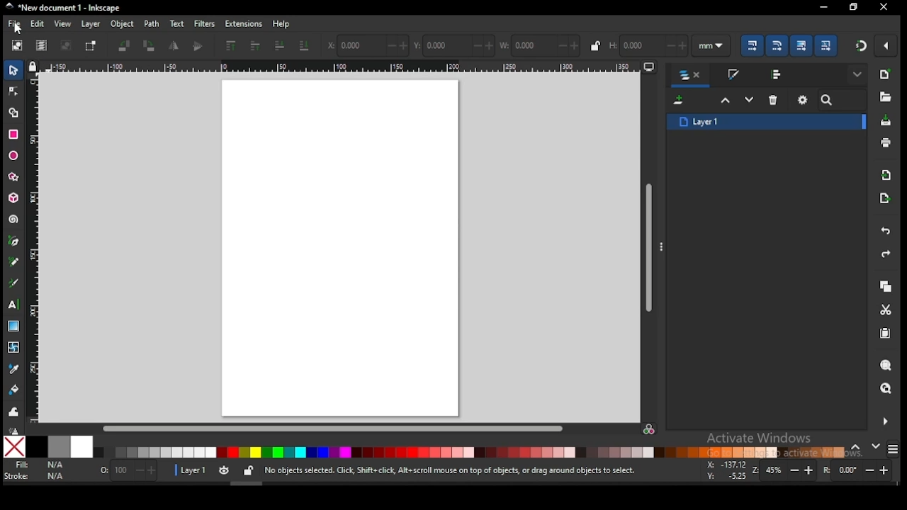  Describe the element at coordinates (14, 412) in the screenshot. I see `tweak tool` at that location.